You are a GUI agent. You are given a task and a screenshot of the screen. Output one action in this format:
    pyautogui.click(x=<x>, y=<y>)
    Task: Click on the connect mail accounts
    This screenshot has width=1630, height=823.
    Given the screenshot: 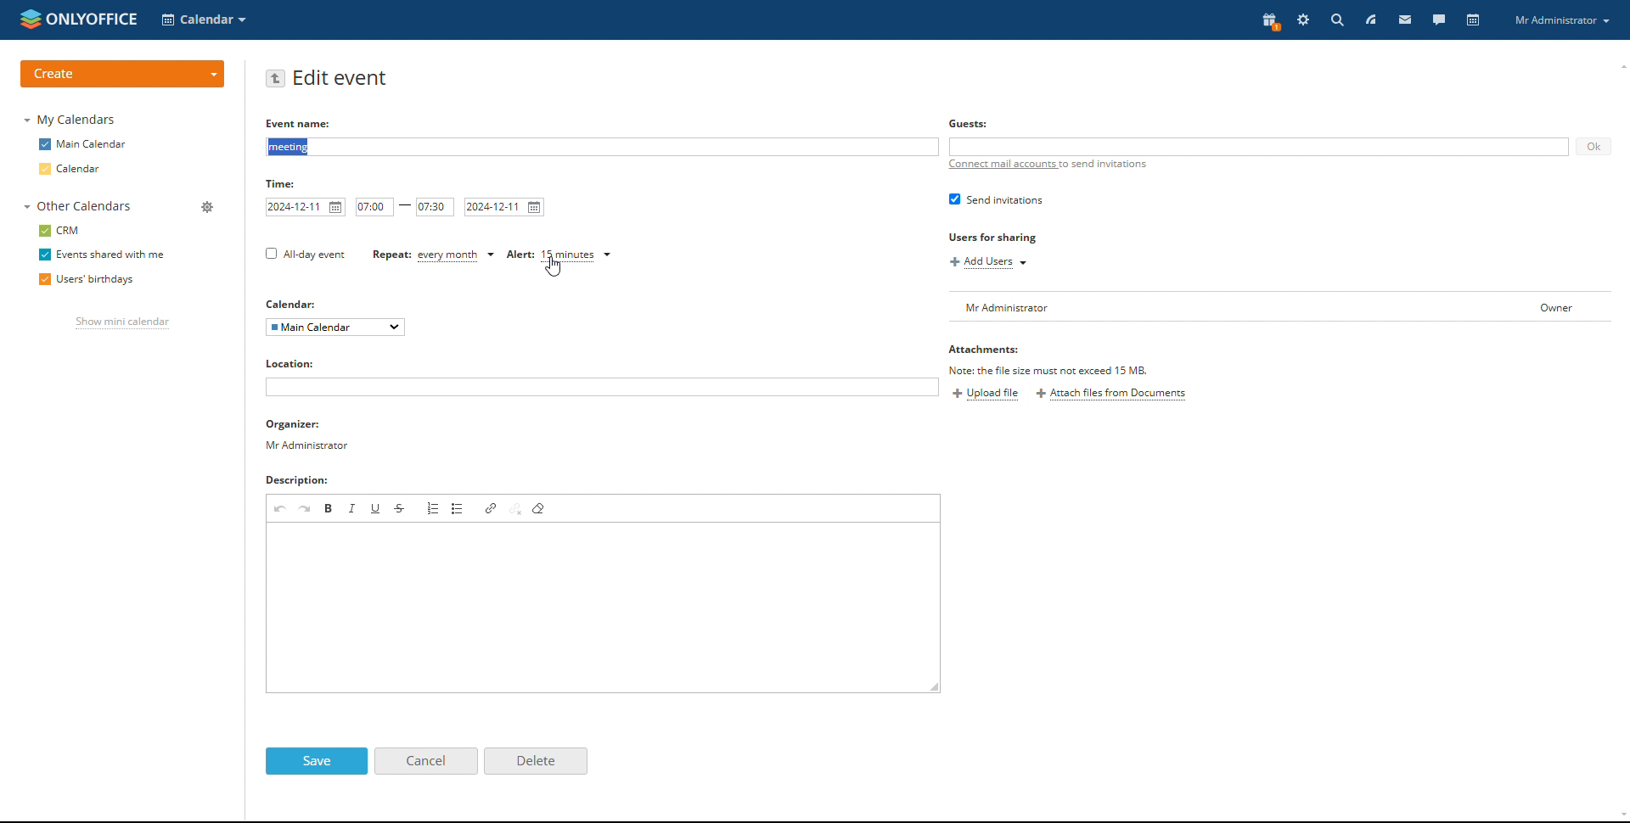 What is the action you would take?
    pyautogui.click(x=1048, y=170)
    